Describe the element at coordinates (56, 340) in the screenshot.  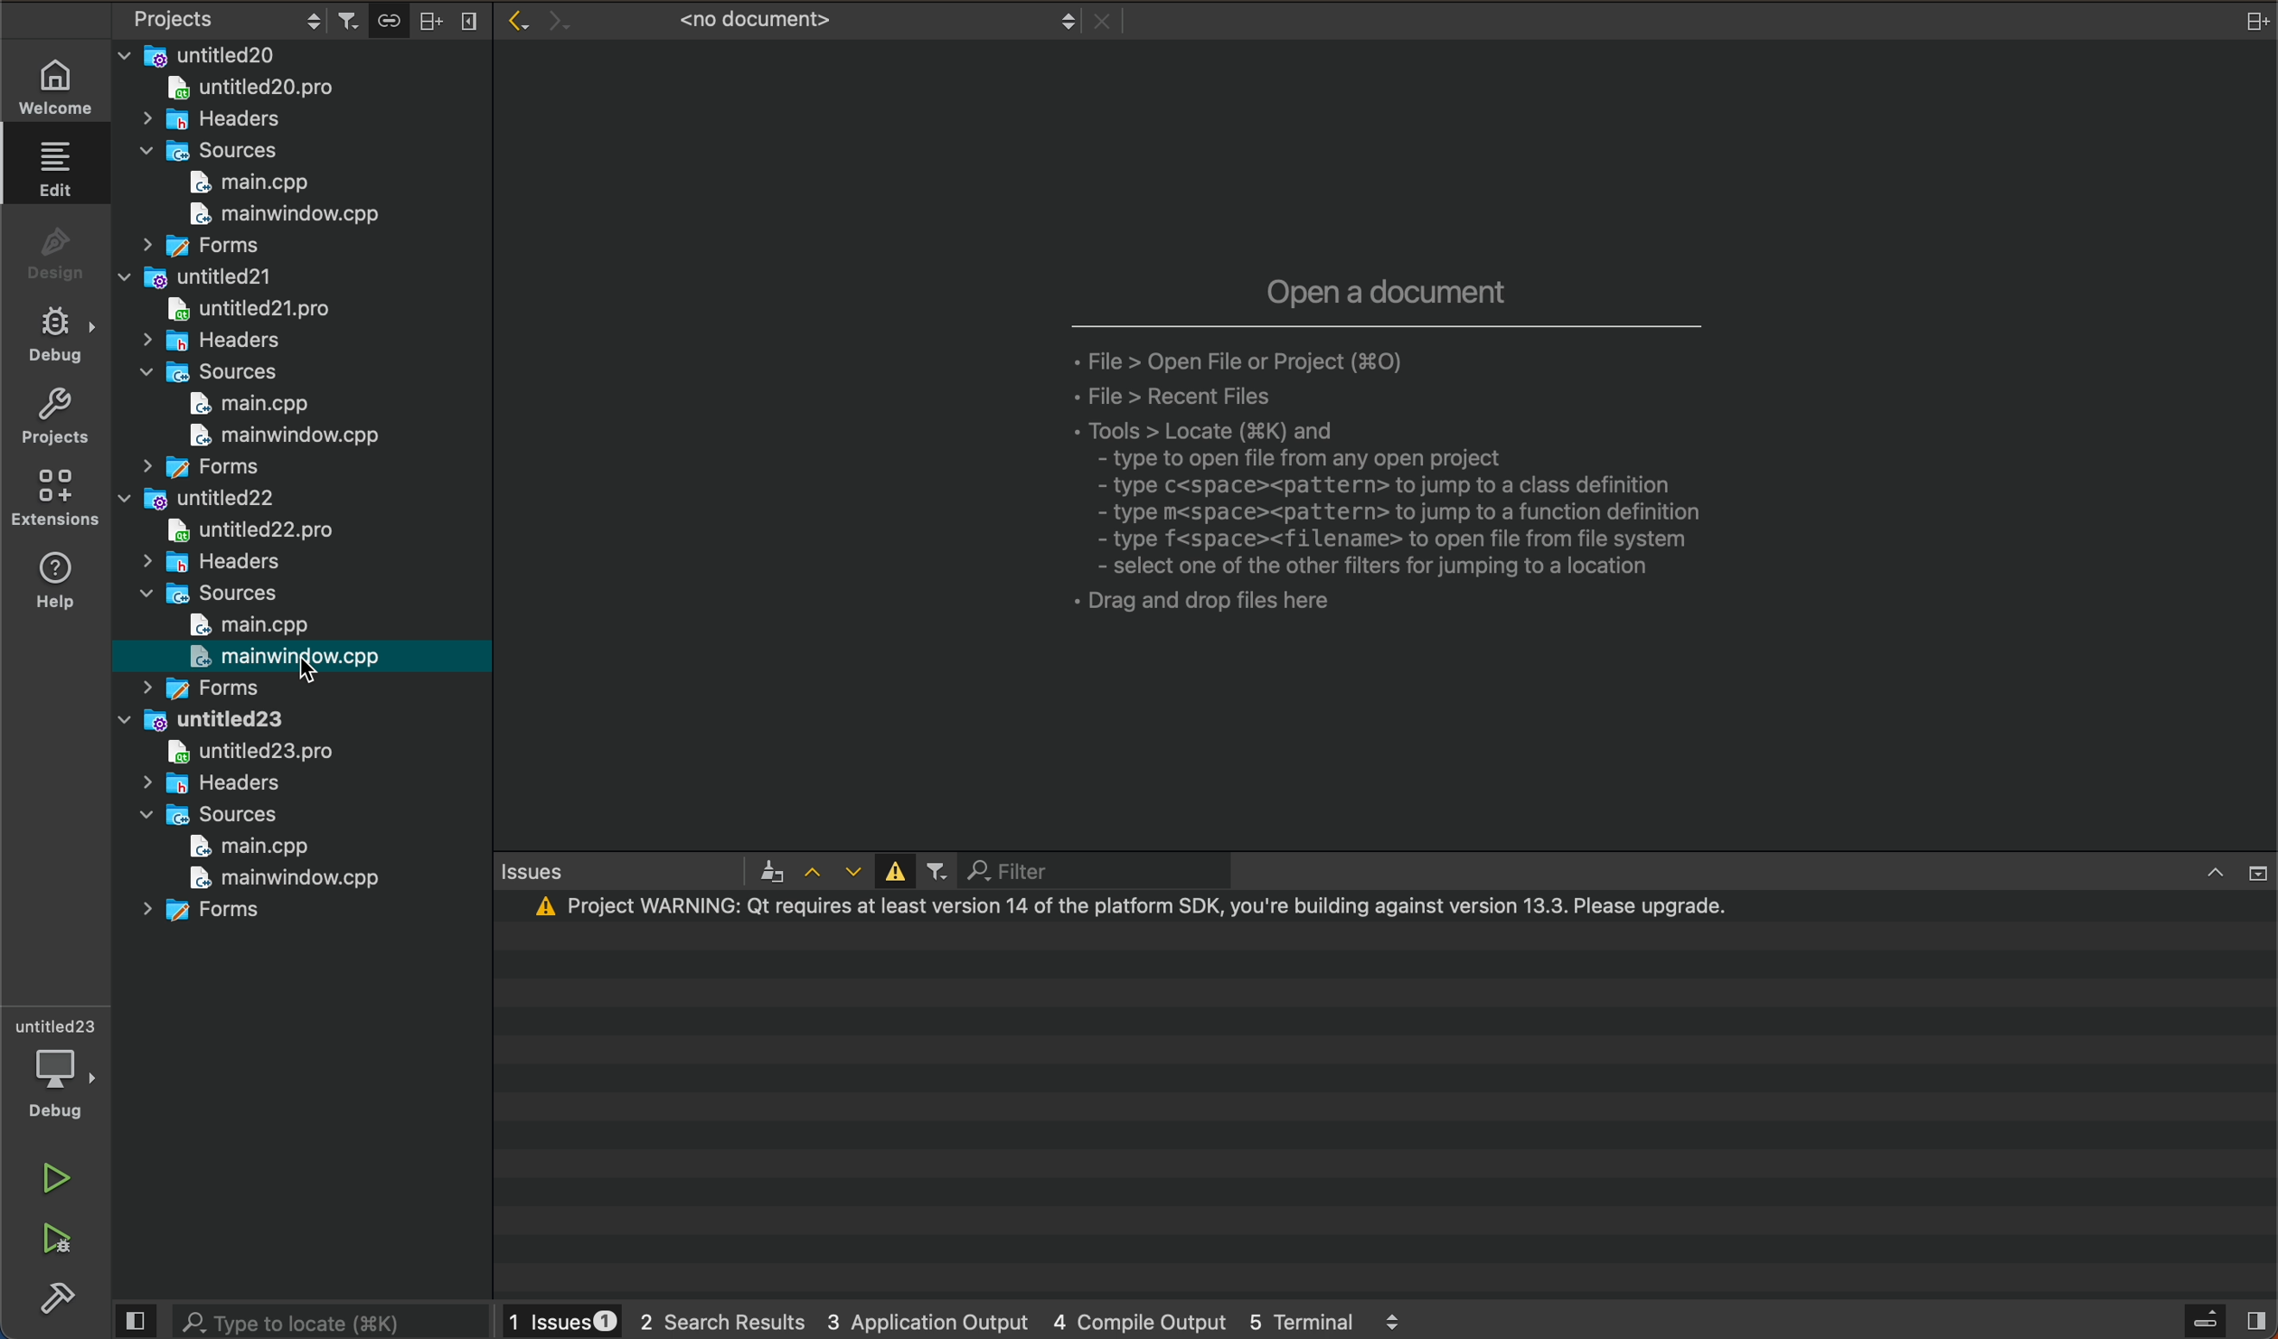
I see `debug` at that location.